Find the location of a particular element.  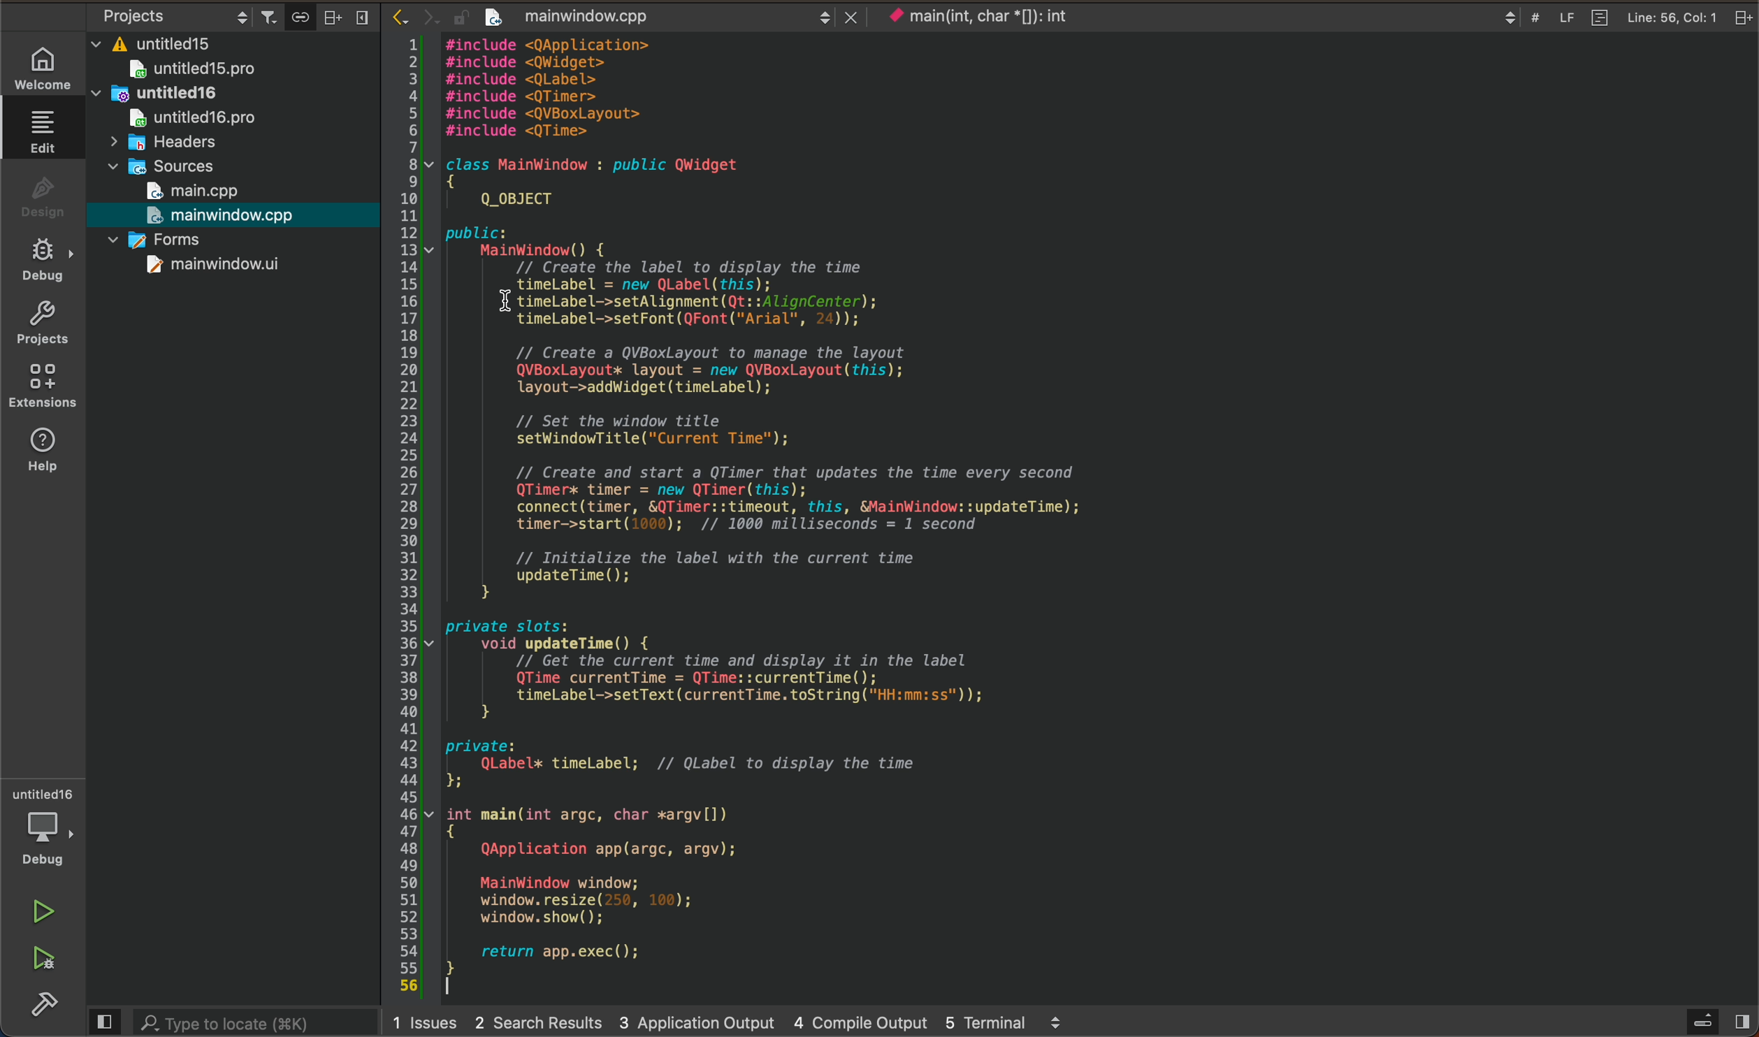

untitled16 is located at coordinates (186, 95).